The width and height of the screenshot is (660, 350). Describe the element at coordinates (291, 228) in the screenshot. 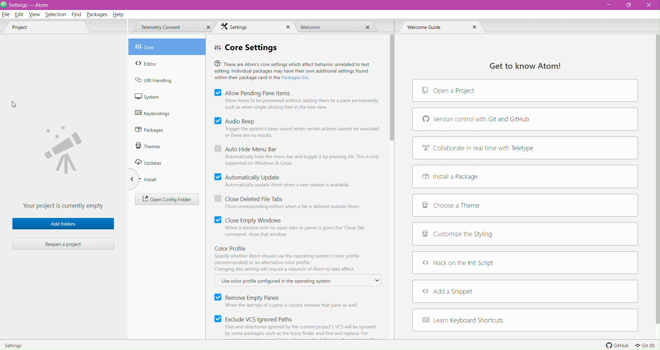

I see `Close Empty Windows | When a window with no open tabs or panes is given the 'Close Tab' command, close that window.` at that location.